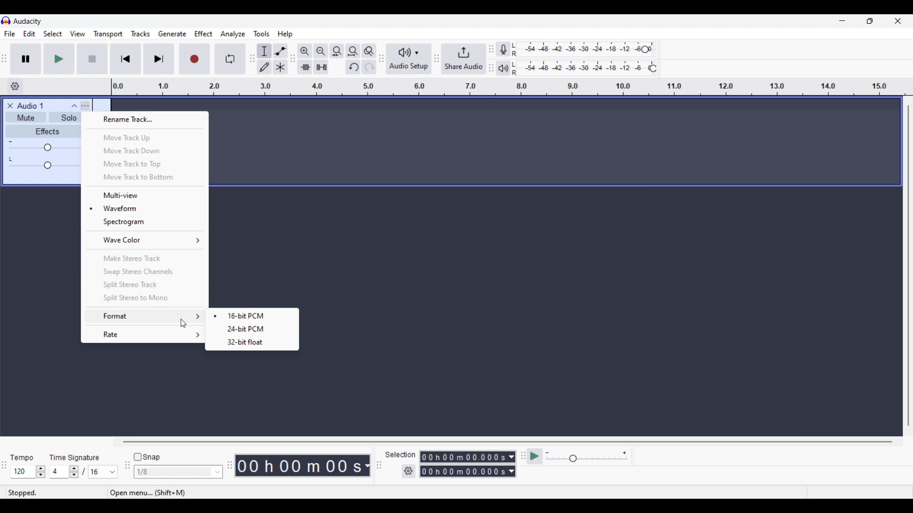  I want to click on Slider, so click(44, 148).